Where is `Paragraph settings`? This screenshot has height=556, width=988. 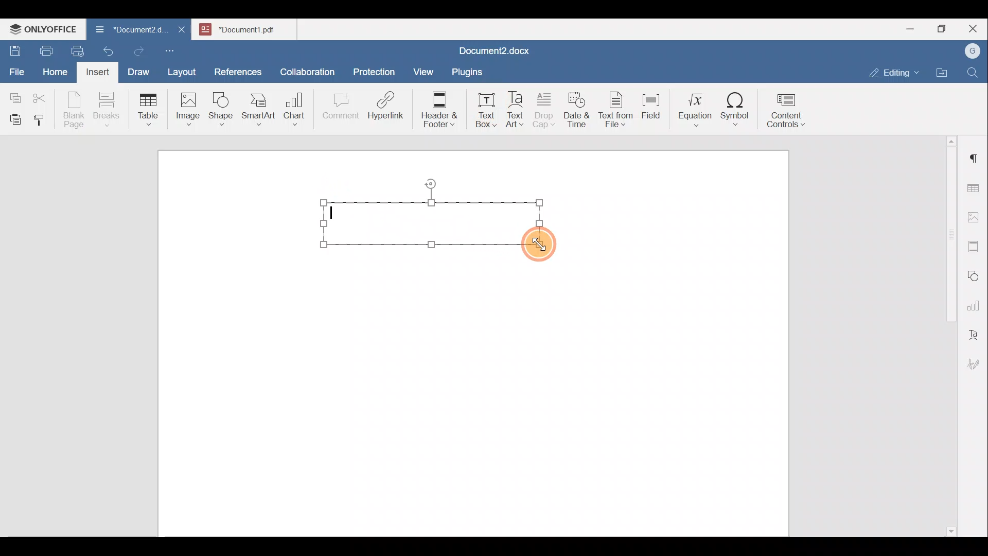 Paragraph settings is located at coordinates (975, 154).